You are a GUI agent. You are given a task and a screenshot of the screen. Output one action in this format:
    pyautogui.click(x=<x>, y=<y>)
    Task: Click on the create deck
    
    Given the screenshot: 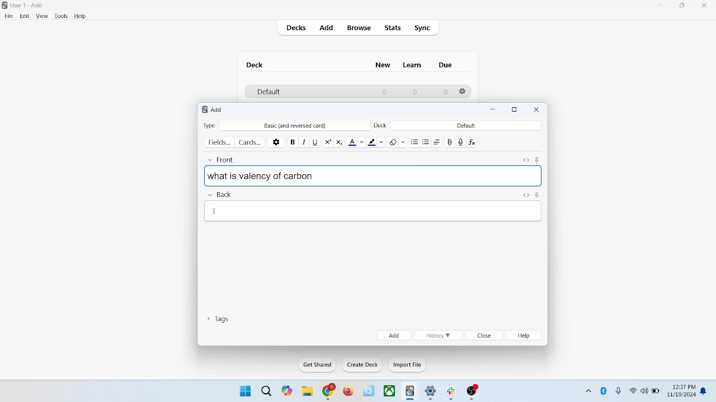 What is the action you would take?
    pyautogui.click(x=363, y=365)
    